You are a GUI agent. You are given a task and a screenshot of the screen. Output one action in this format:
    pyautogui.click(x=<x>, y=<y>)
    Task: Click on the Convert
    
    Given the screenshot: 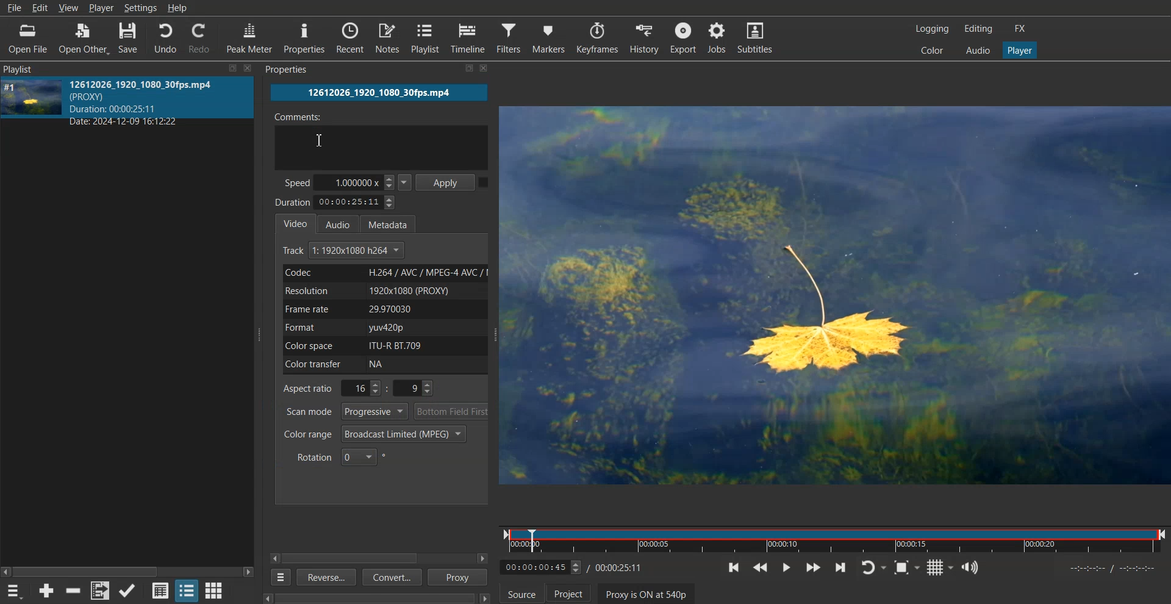 What is the action you would take?
    pyautogui.click(x=390, y=578)
    